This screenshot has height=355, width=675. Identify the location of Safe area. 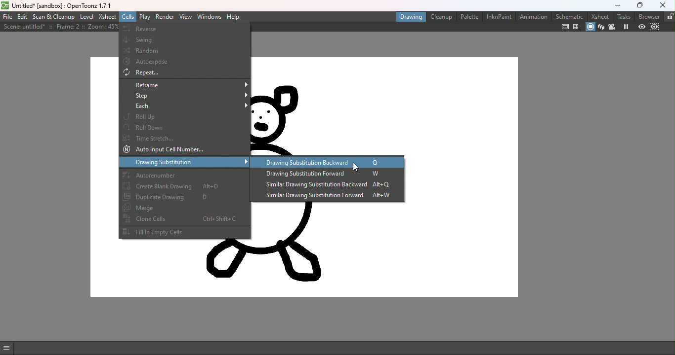
(564, 27).